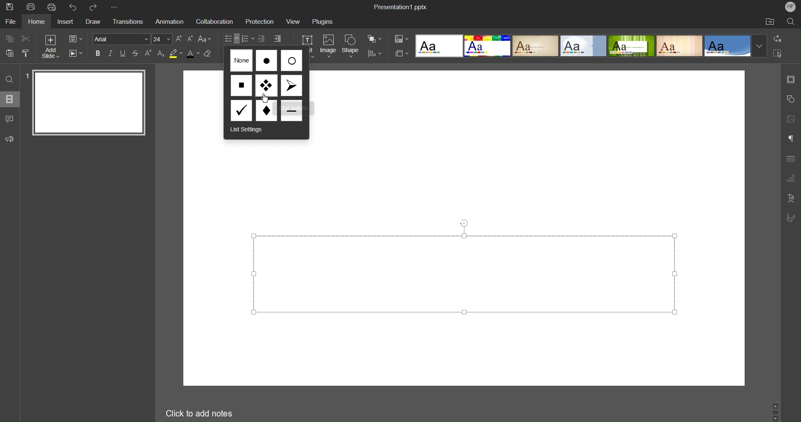 This screenshot has width=801, height=422. What do you see at coordinates (209, 54) in the screenshot?
I see `Erase Style` at bounding box center [209, 54].